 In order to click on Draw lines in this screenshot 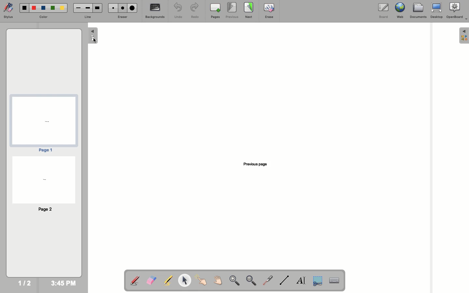, I will do `click(284, 280)`.